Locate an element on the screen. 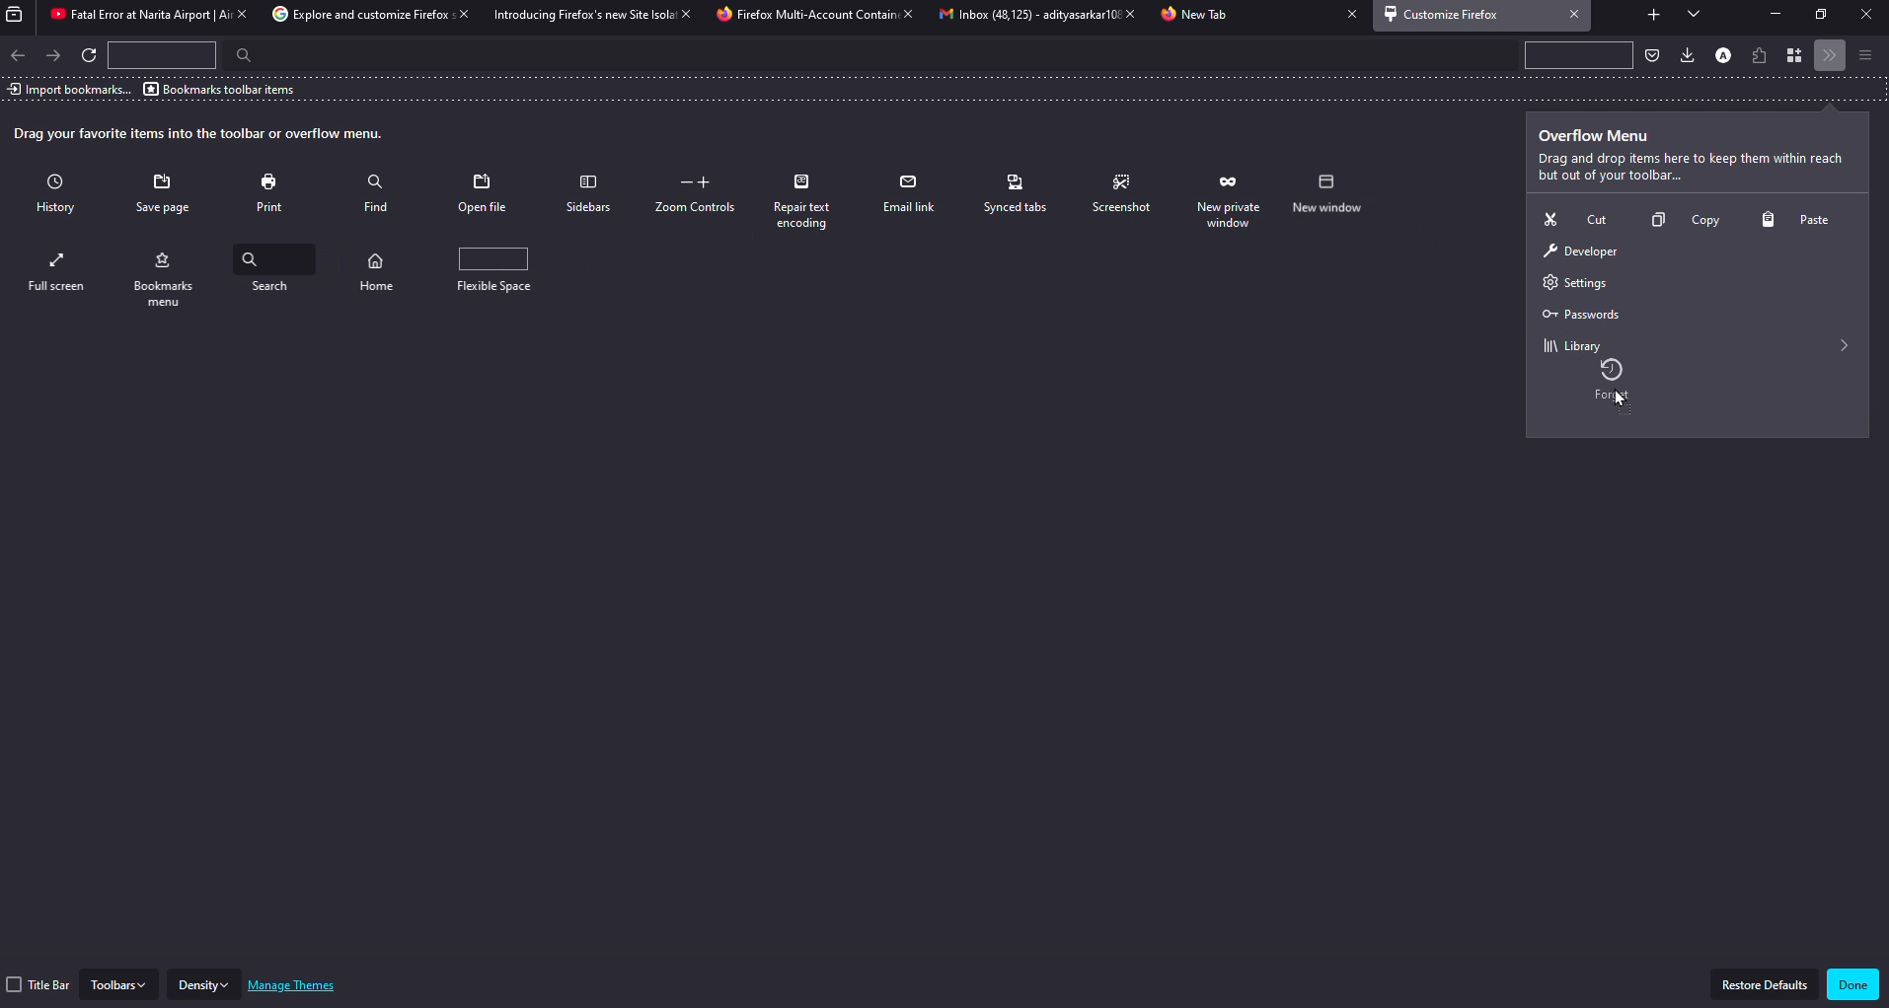 This screenshot has height=1008, width=1889. downloads is located at coordinates (1685, 54).